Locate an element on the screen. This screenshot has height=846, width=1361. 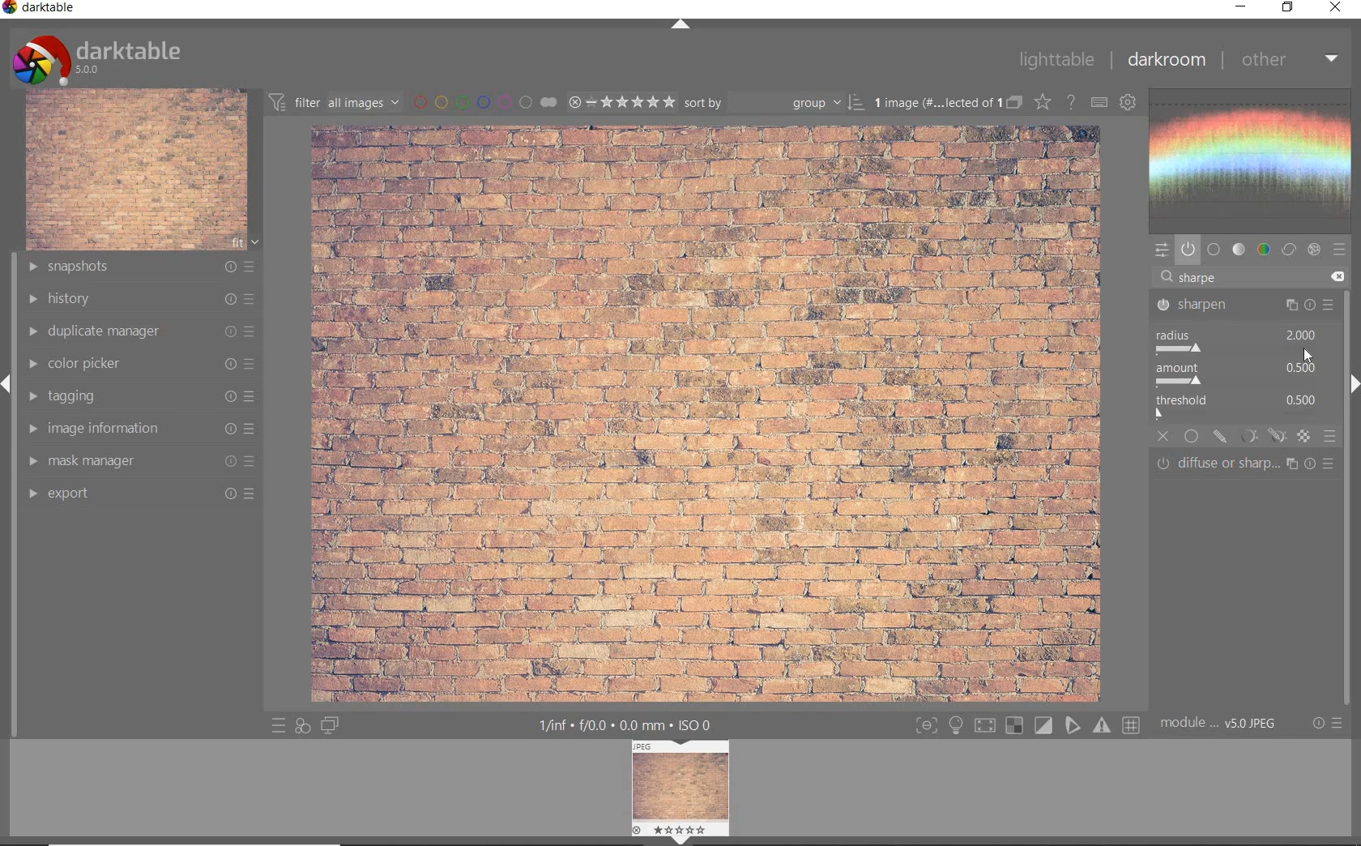
AMOUNT 0.500 is located at coordinates (1243, 374).